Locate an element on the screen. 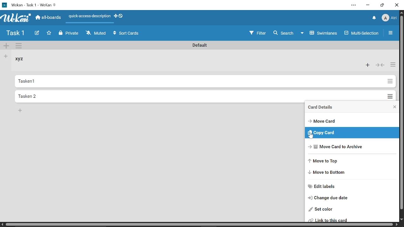 This screenshot has width=404, height=227. Change due date is located at coordinates (352, 198).